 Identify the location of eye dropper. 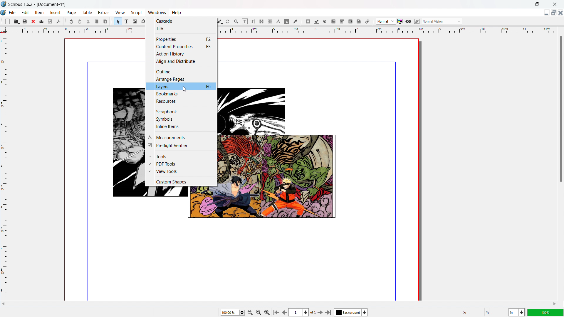
(295, 22).